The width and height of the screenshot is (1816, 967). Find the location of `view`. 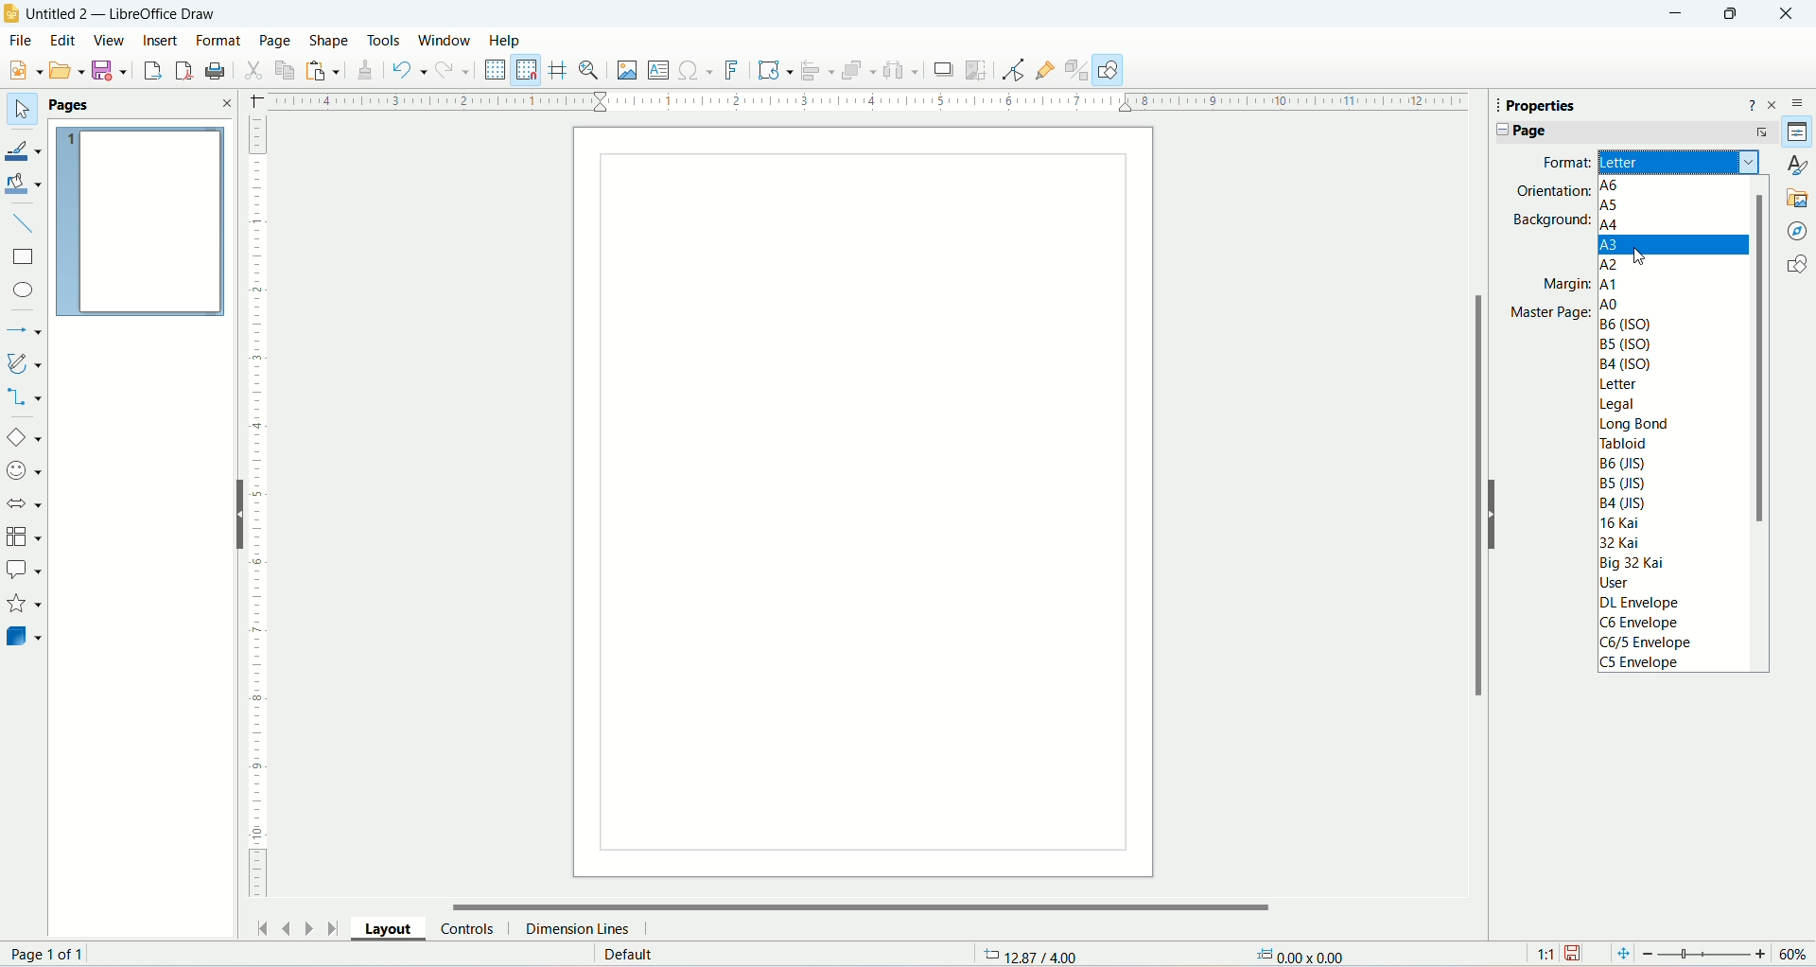

view is located at coordinates (110, 40).